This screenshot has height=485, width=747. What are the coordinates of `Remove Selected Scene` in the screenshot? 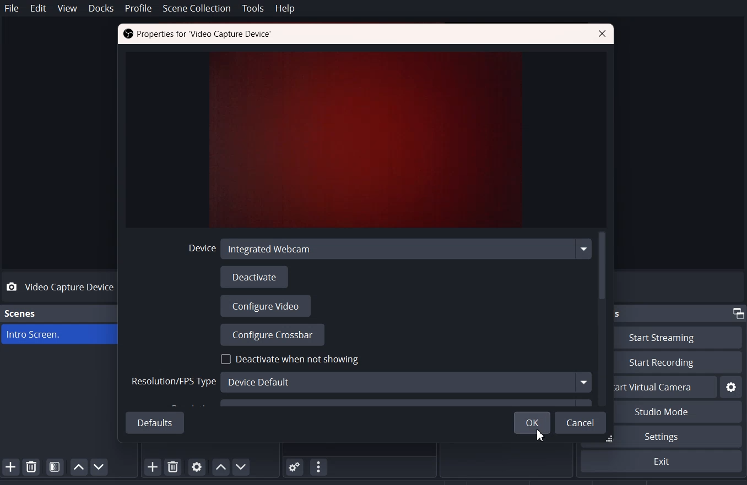 It's located at (31, 466).